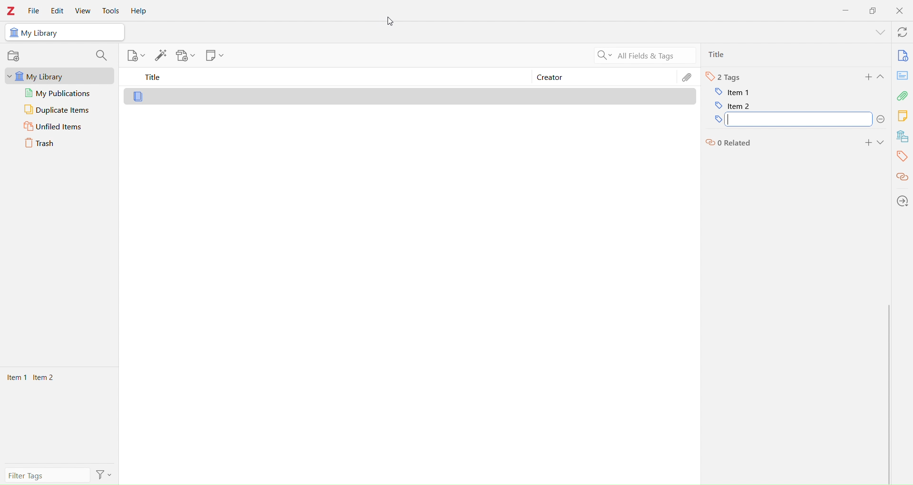  What do you see at coordinates (65, 32) in the screenshot?
I see `My Library` at bounding box center [65, 32].